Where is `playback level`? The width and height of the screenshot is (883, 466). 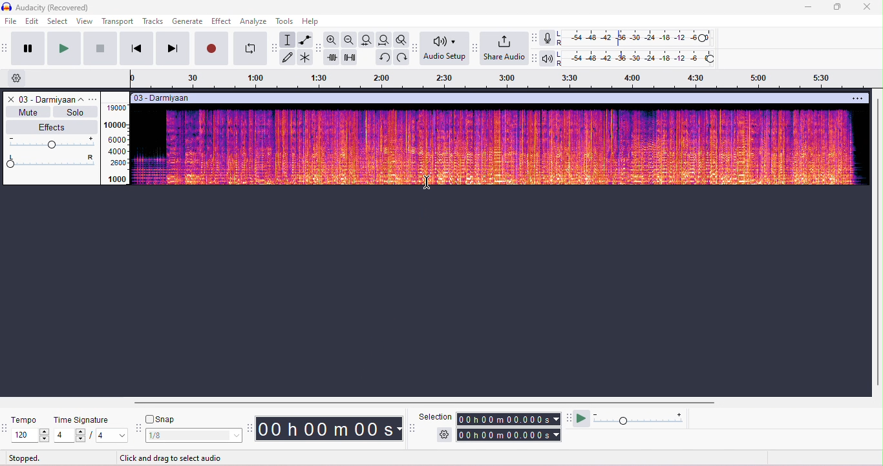
playback level is located at coordinates (637, 57).